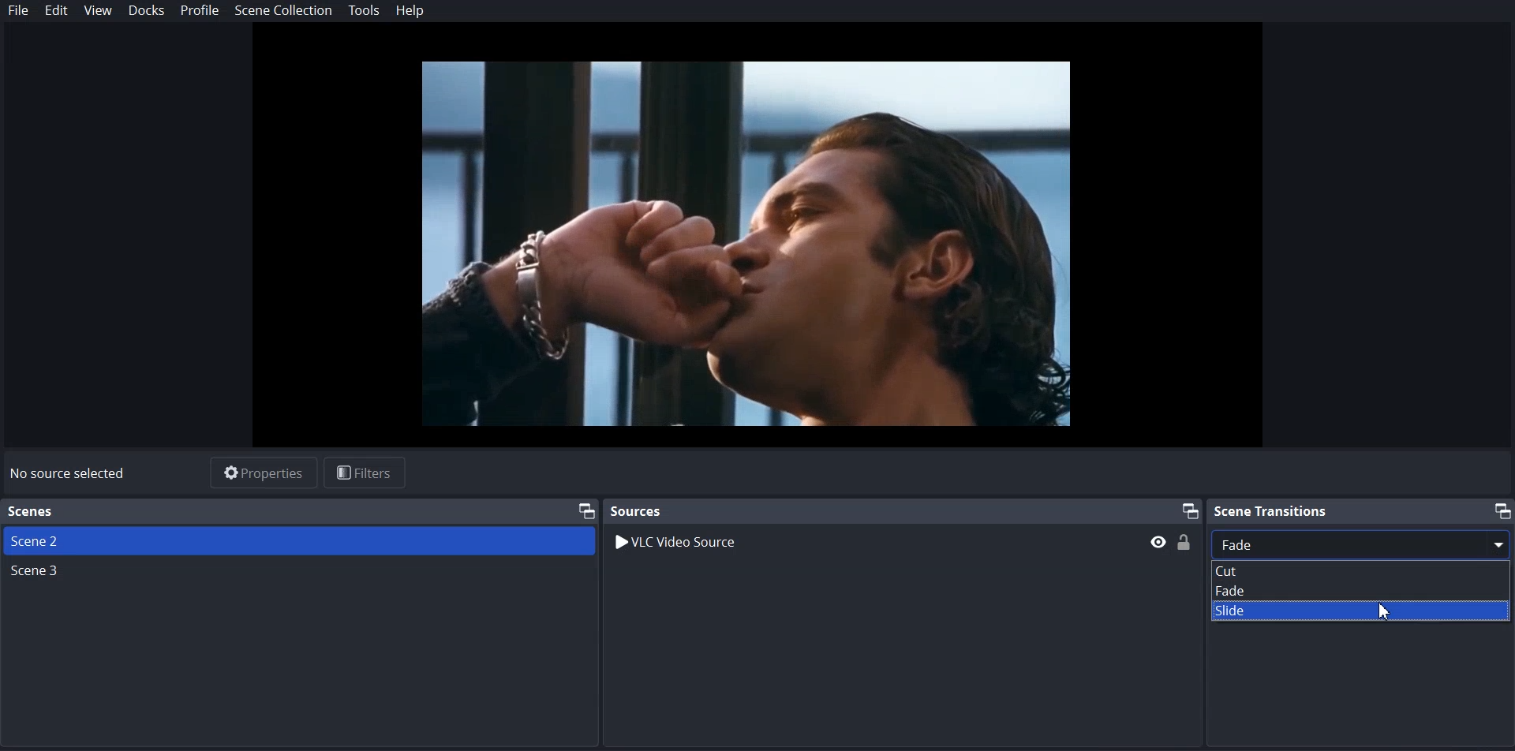 The width and height of the screenshot is (1515, 751). I want to click on Dock, so click(147, 11).